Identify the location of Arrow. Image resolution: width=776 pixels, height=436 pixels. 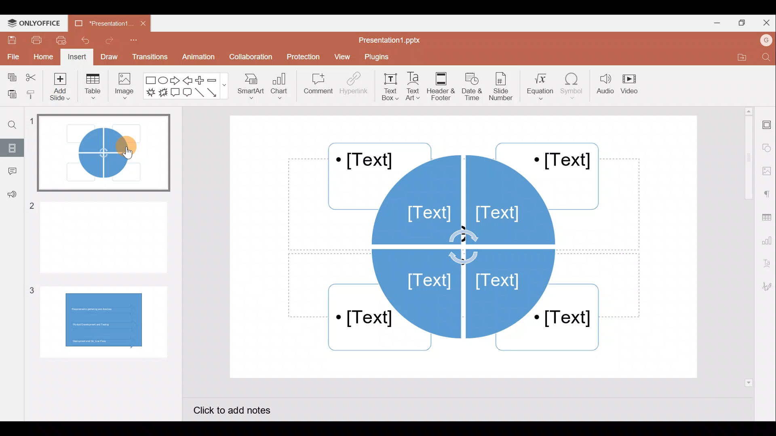
(214, 92).